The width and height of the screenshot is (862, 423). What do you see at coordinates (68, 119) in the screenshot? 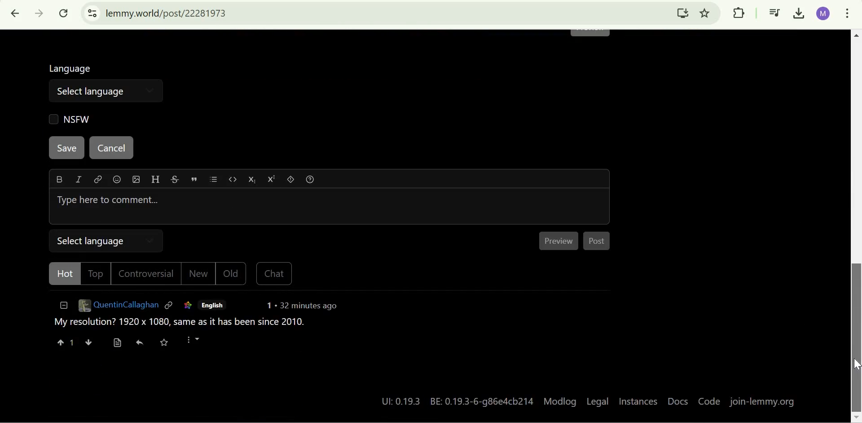
I see `NSFW` at bounding box center [68, 119].